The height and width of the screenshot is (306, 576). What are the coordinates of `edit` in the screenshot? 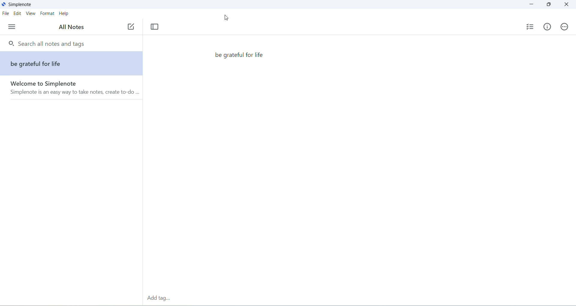 It's located at (18, 14).